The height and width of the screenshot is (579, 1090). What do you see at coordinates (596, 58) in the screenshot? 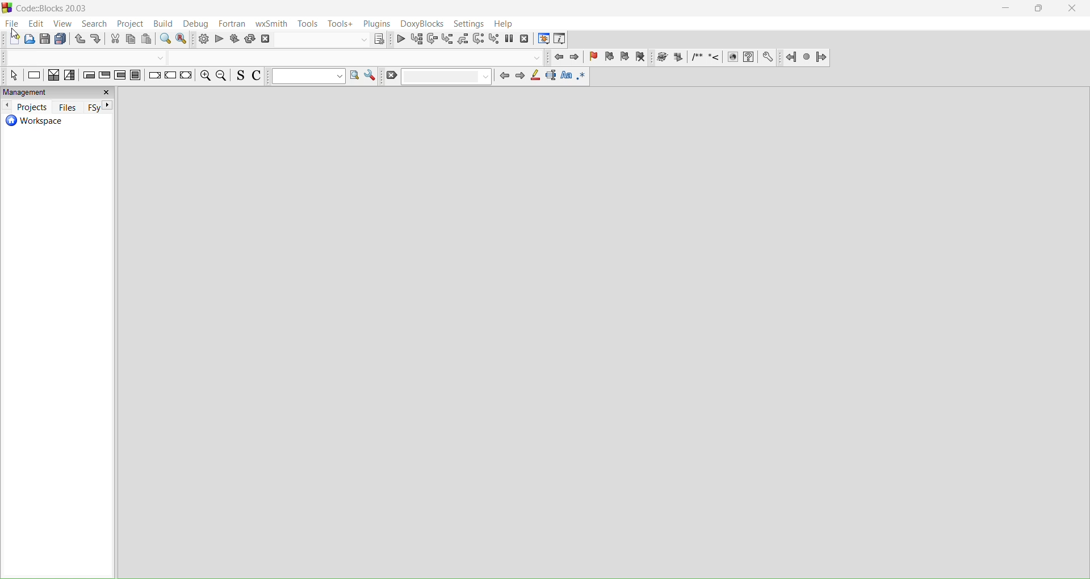
I see `toggle bookmark` at bounding box center [596, 58].